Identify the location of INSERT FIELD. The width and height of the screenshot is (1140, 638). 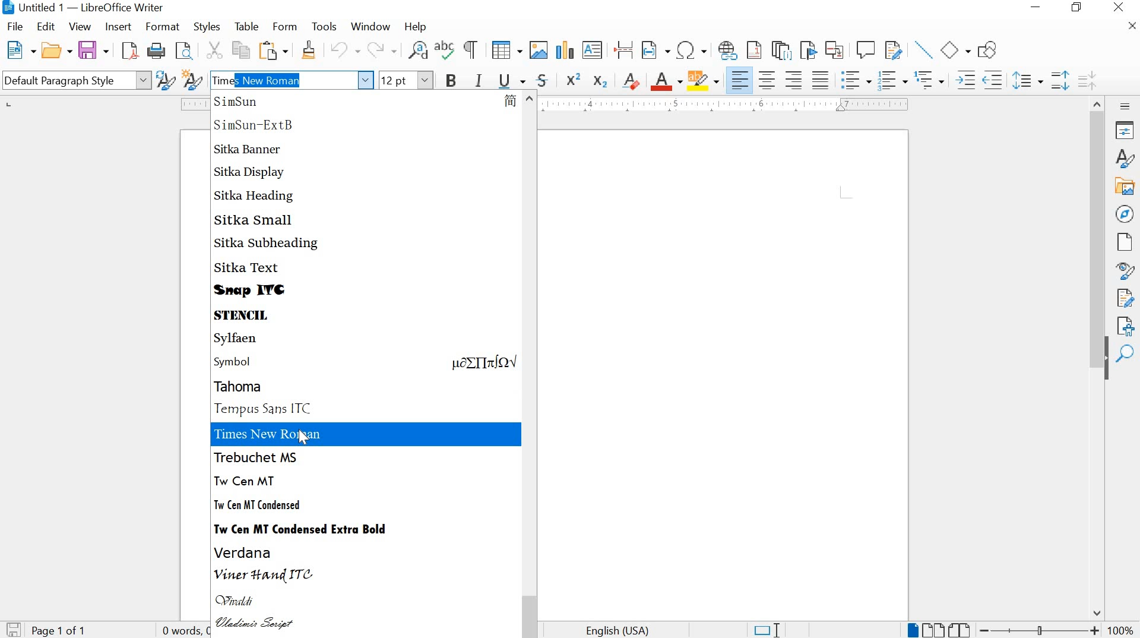
(654, 51).